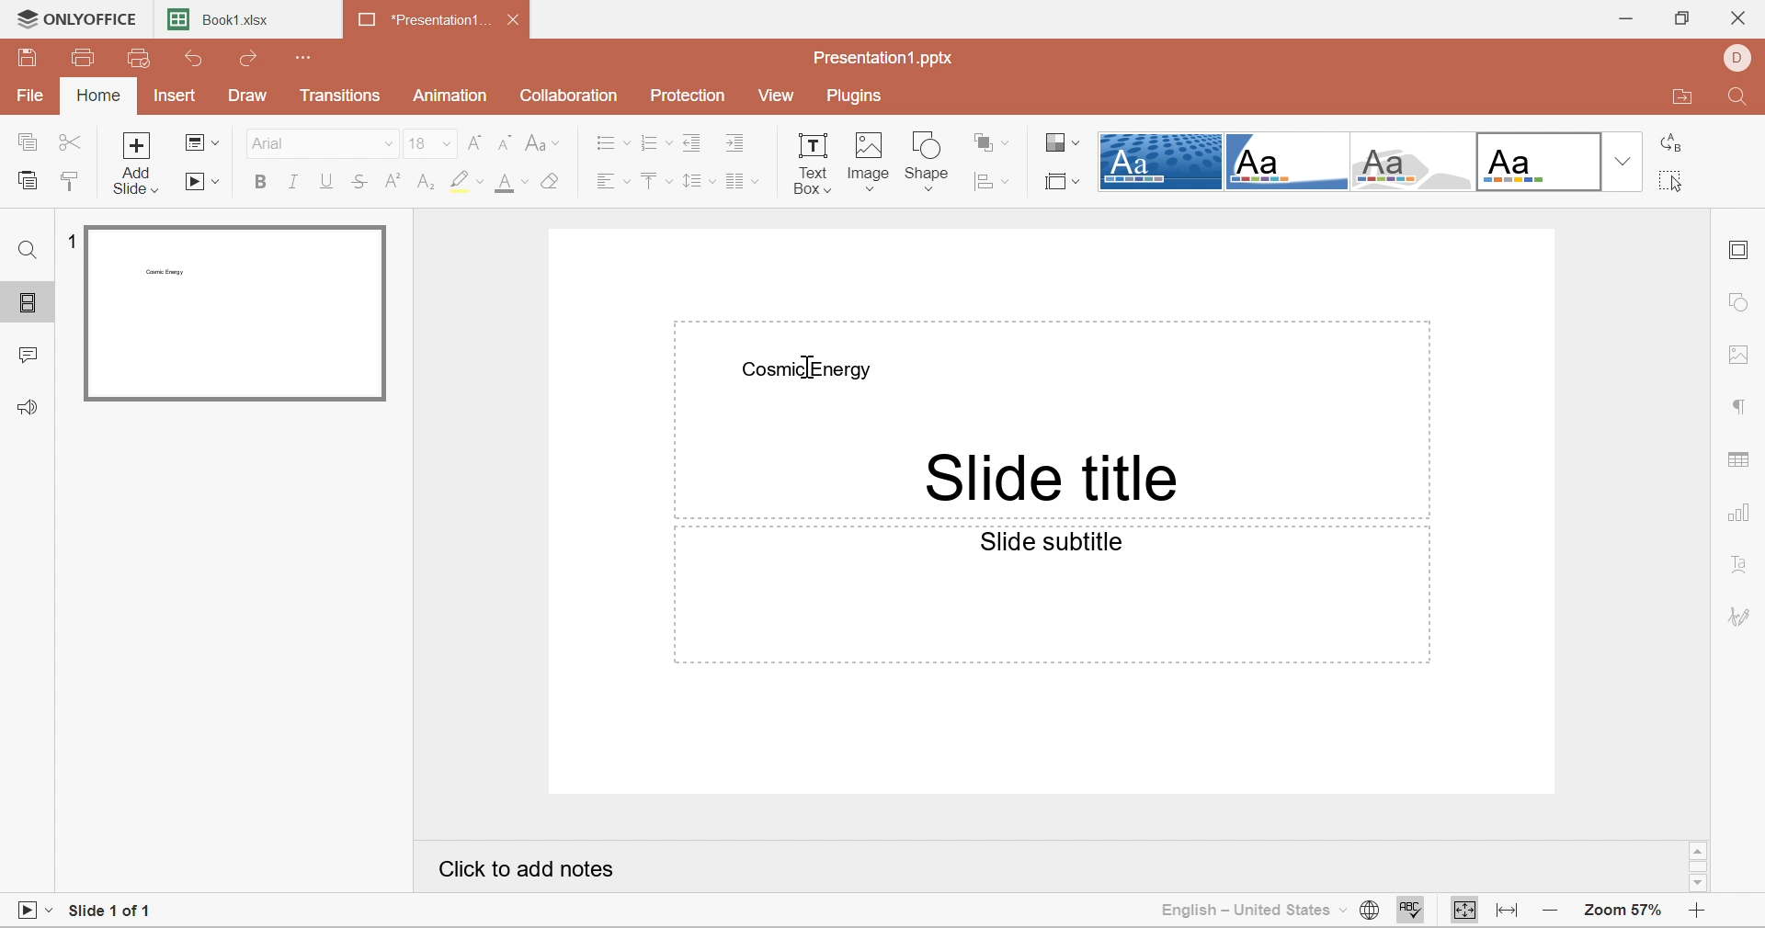 The height and width of the screenshot is (928, 1765). I want to click on Scroll Bar, so click(1700, 865).